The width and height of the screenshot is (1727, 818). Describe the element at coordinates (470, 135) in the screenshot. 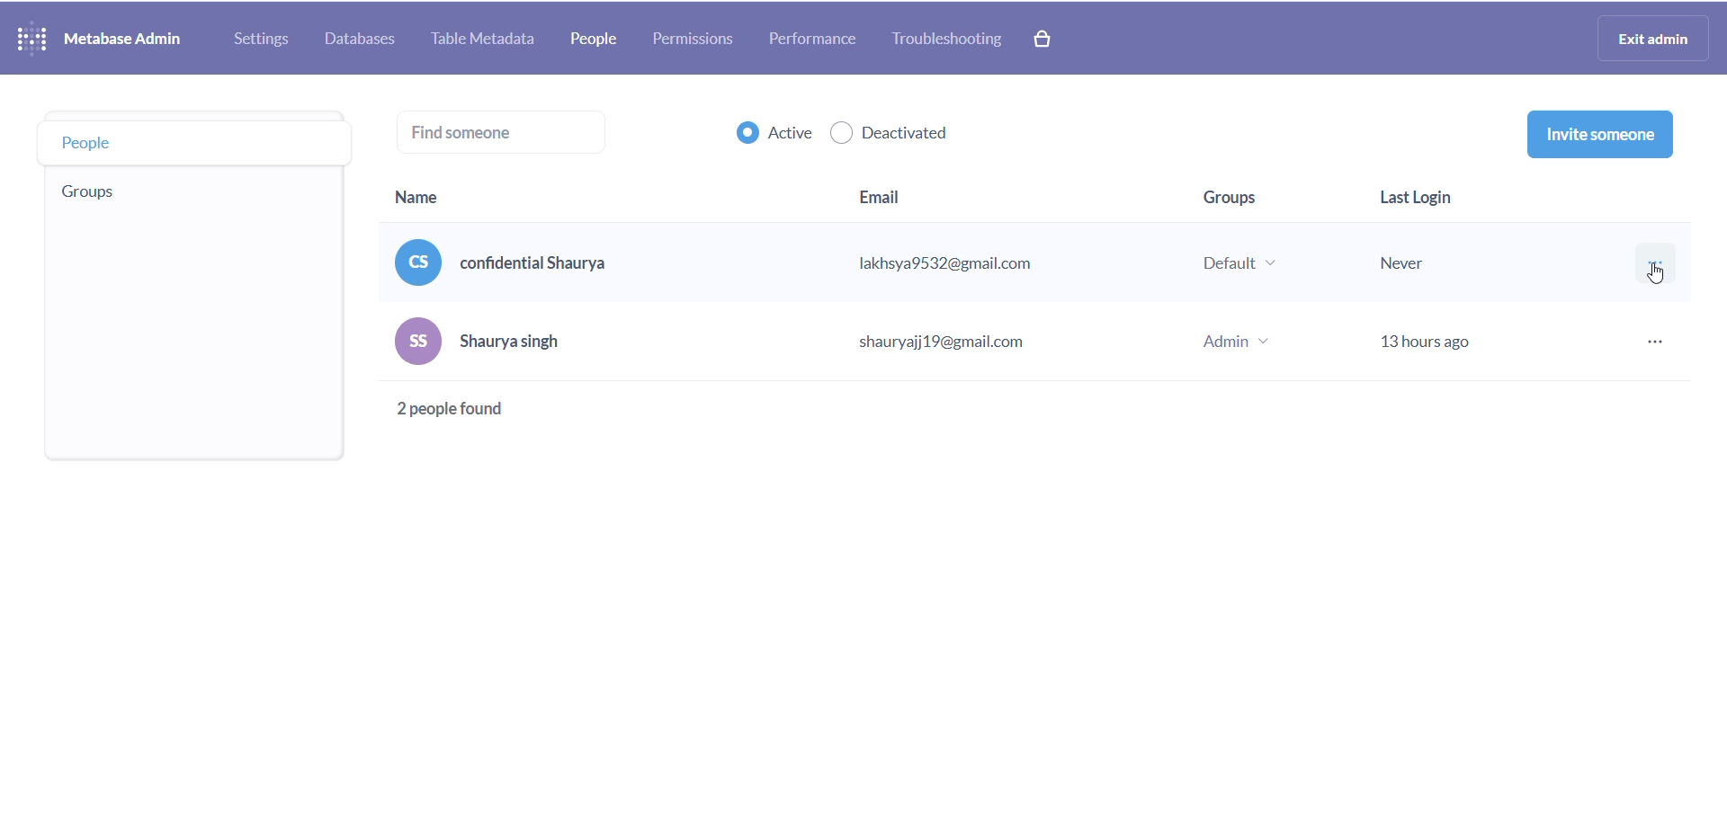

I see `find someone` at that location.